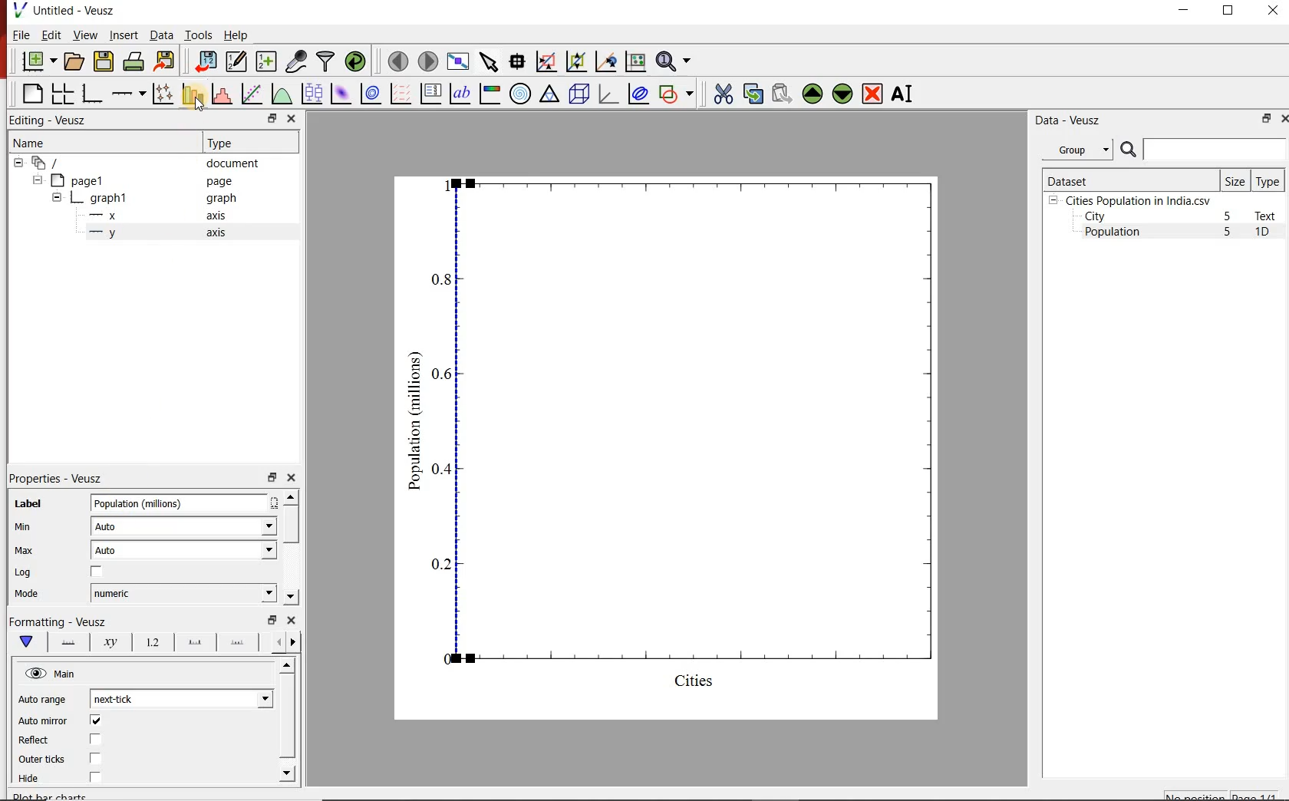  I want to click on close, so click(289, 620).